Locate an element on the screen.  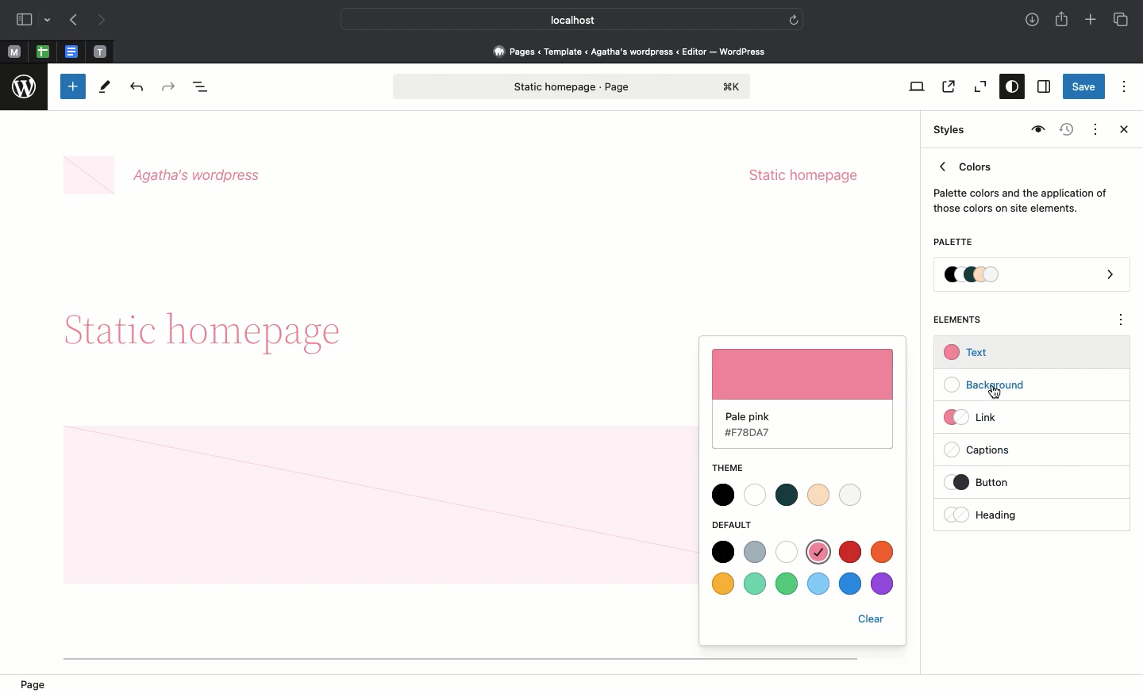
Actions is located at coordinates (1094, 128).